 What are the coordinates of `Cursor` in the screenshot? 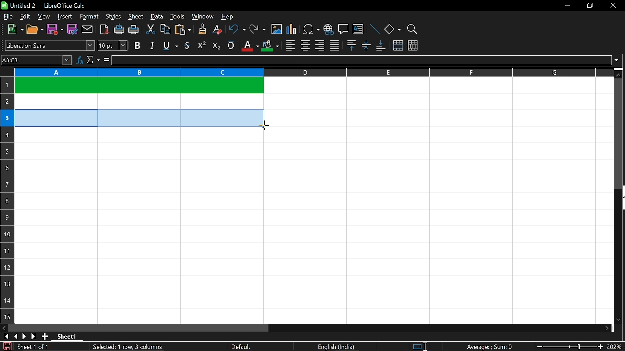 It's located at (264, 126).